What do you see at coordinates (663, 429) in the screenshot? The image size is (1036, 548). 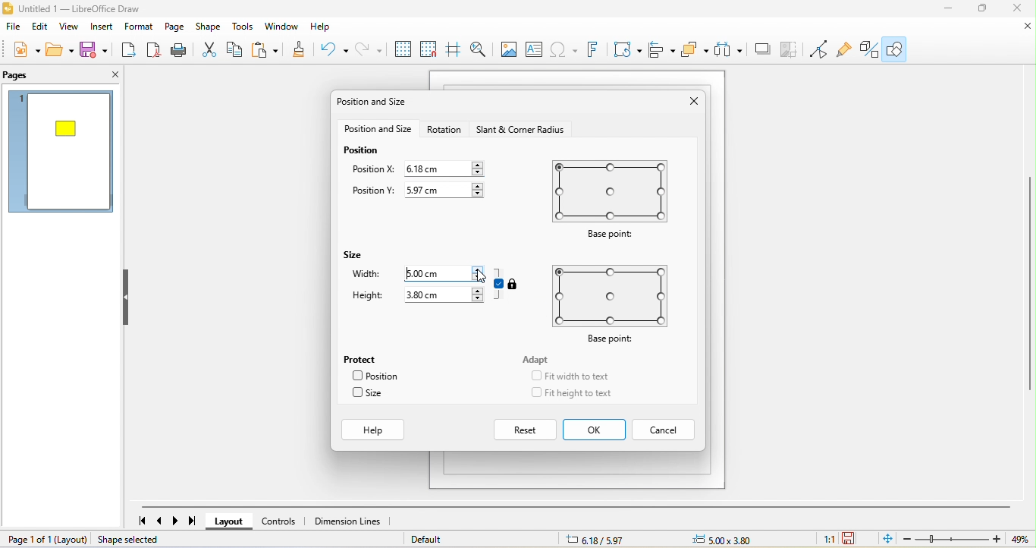 I see `cancel` at bounding box center [663, 429].